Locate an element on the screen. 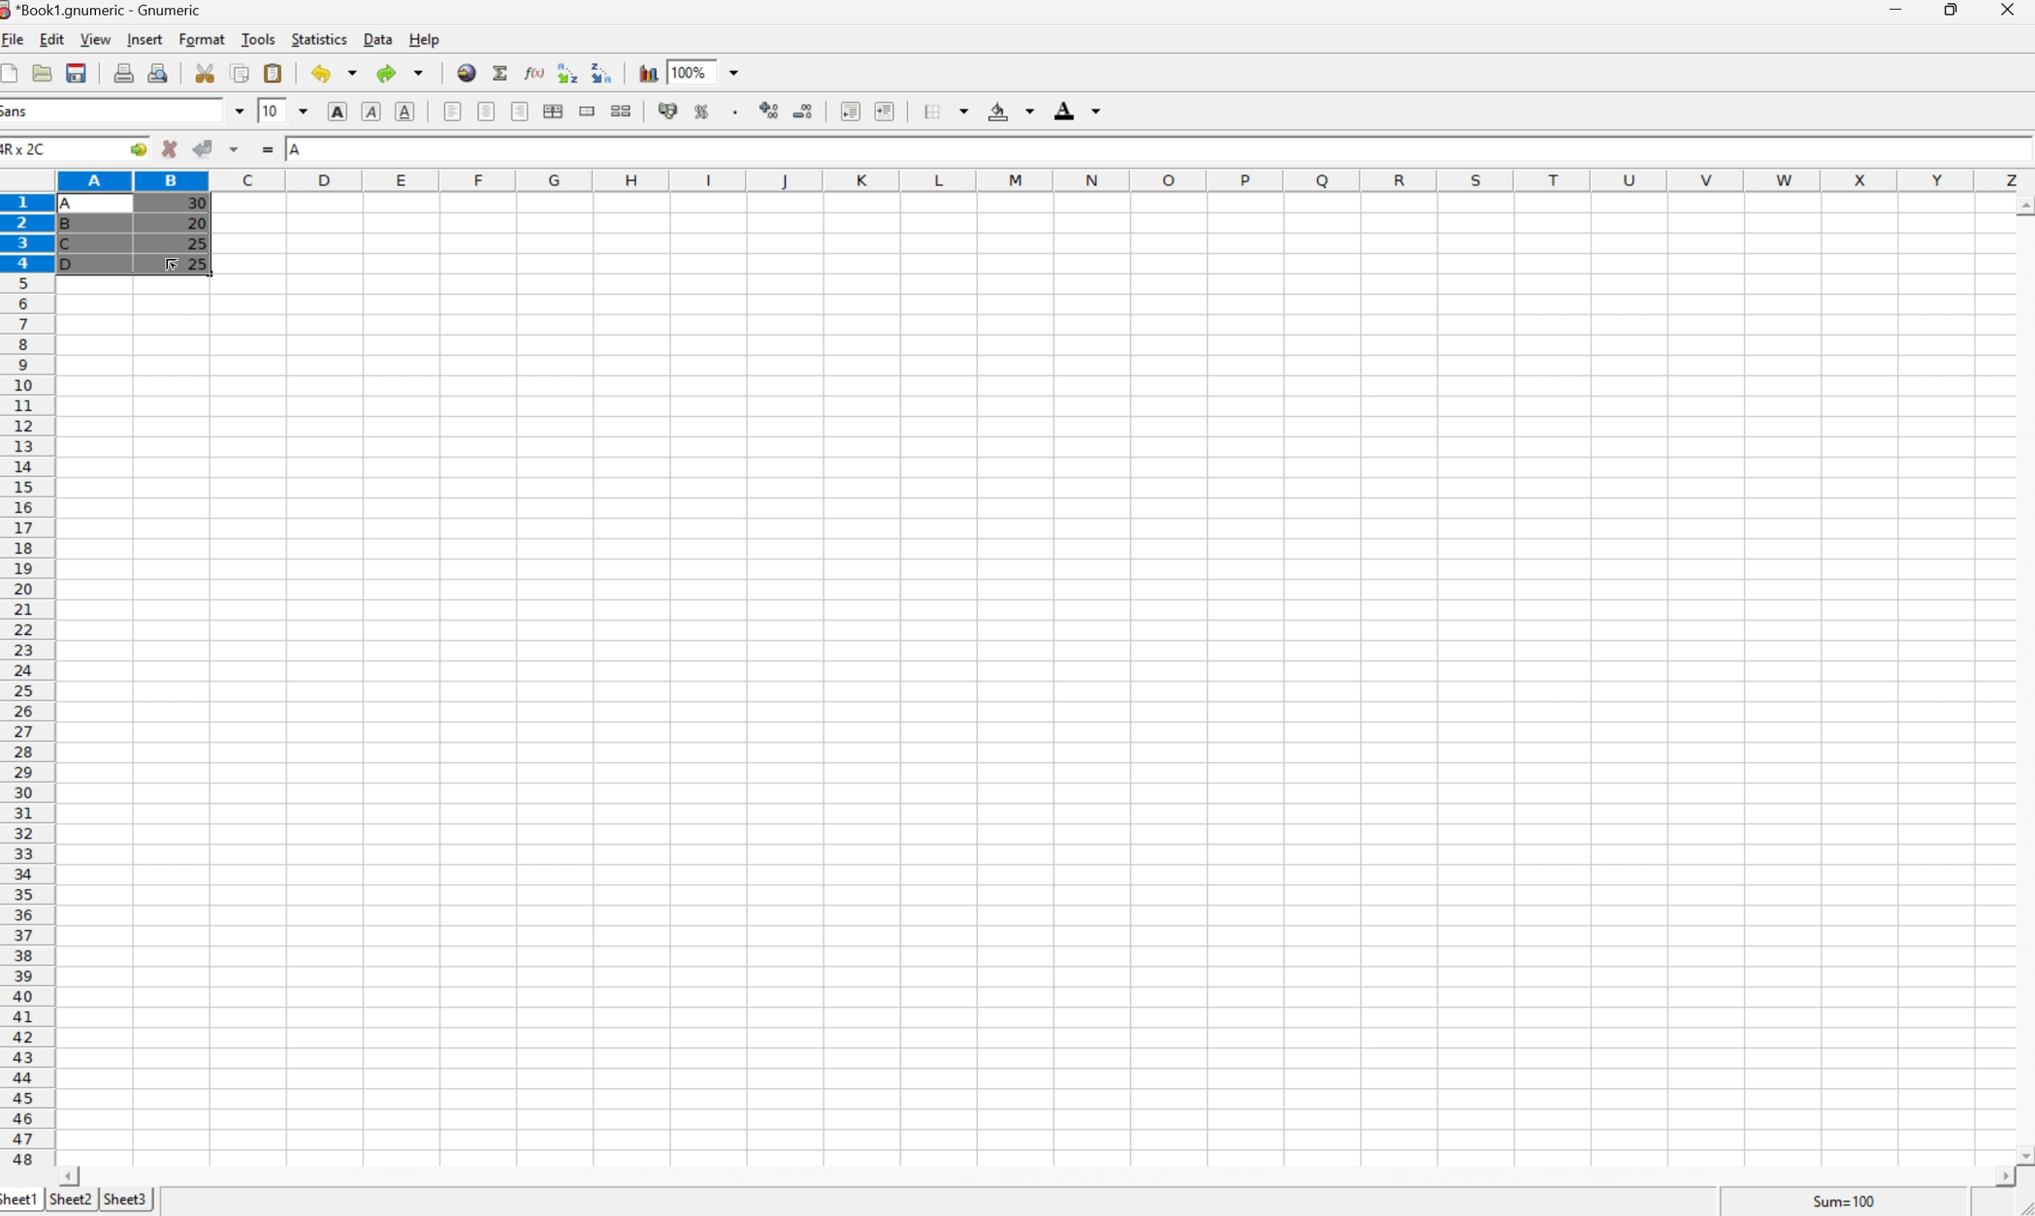 The width and height of the screenshot is (2035, 1216). 25 is located at coordinates (200, 264).